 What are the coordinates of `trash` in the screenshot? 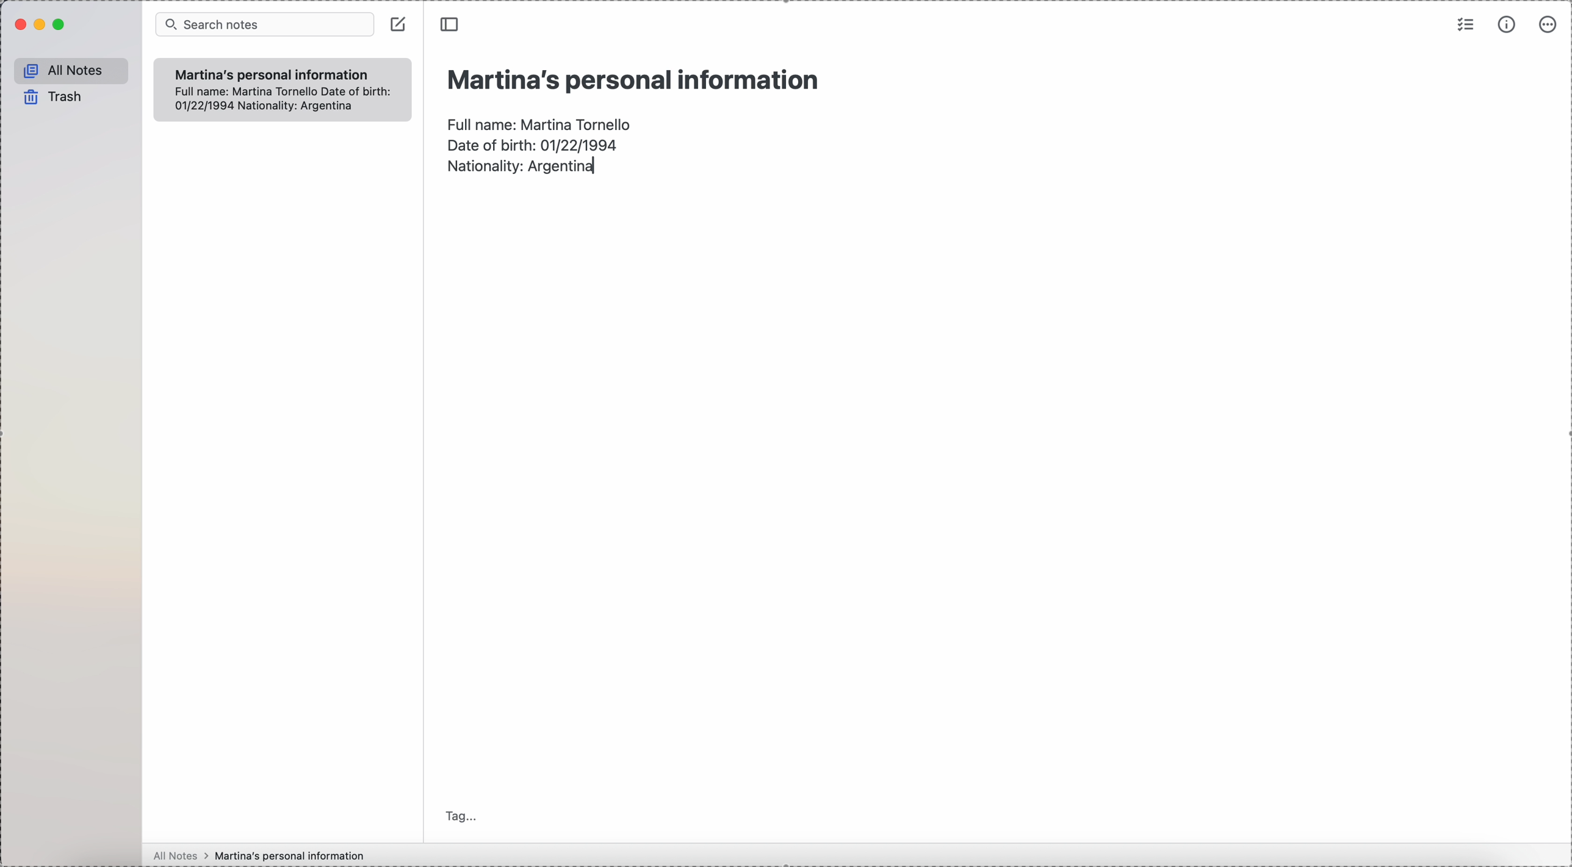 It's located at (50, 96).